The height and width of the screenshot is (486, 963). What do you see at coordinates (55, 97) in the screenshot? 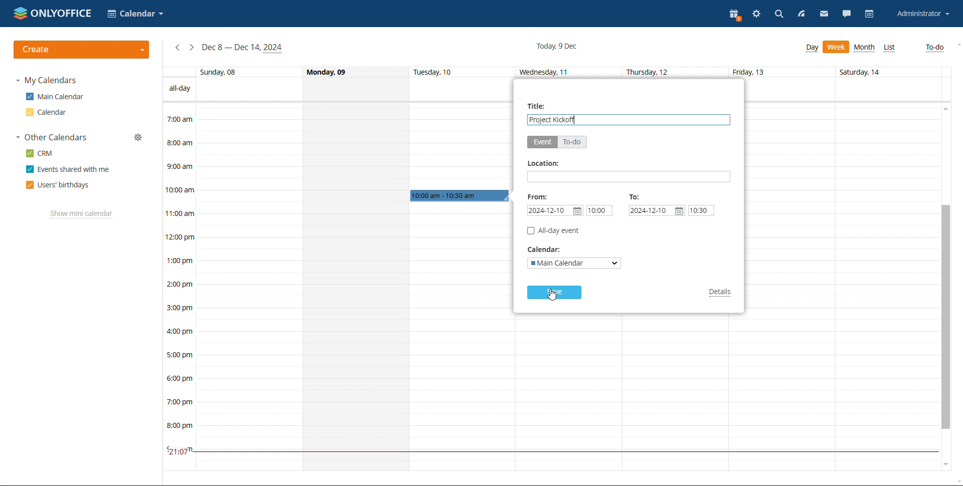
I see `main calendar` at bounding box center [55, 97].